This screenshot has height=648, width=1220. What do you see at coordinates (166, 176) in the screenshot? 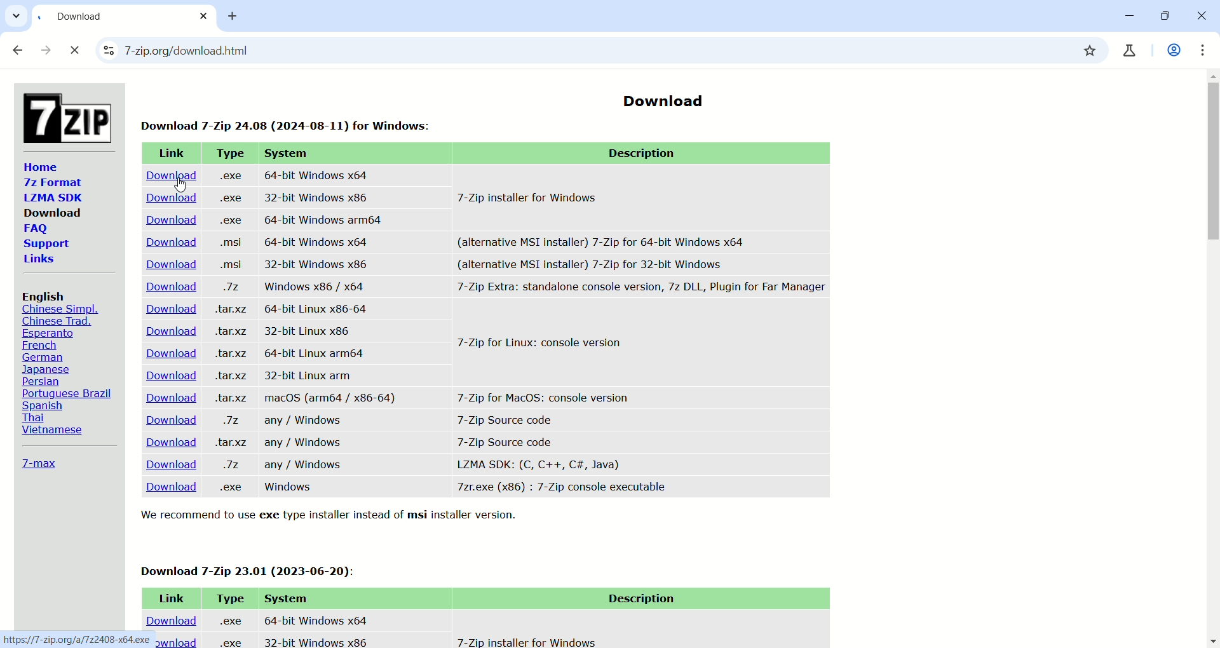
I see `Download` at bounding box center [166, 176].